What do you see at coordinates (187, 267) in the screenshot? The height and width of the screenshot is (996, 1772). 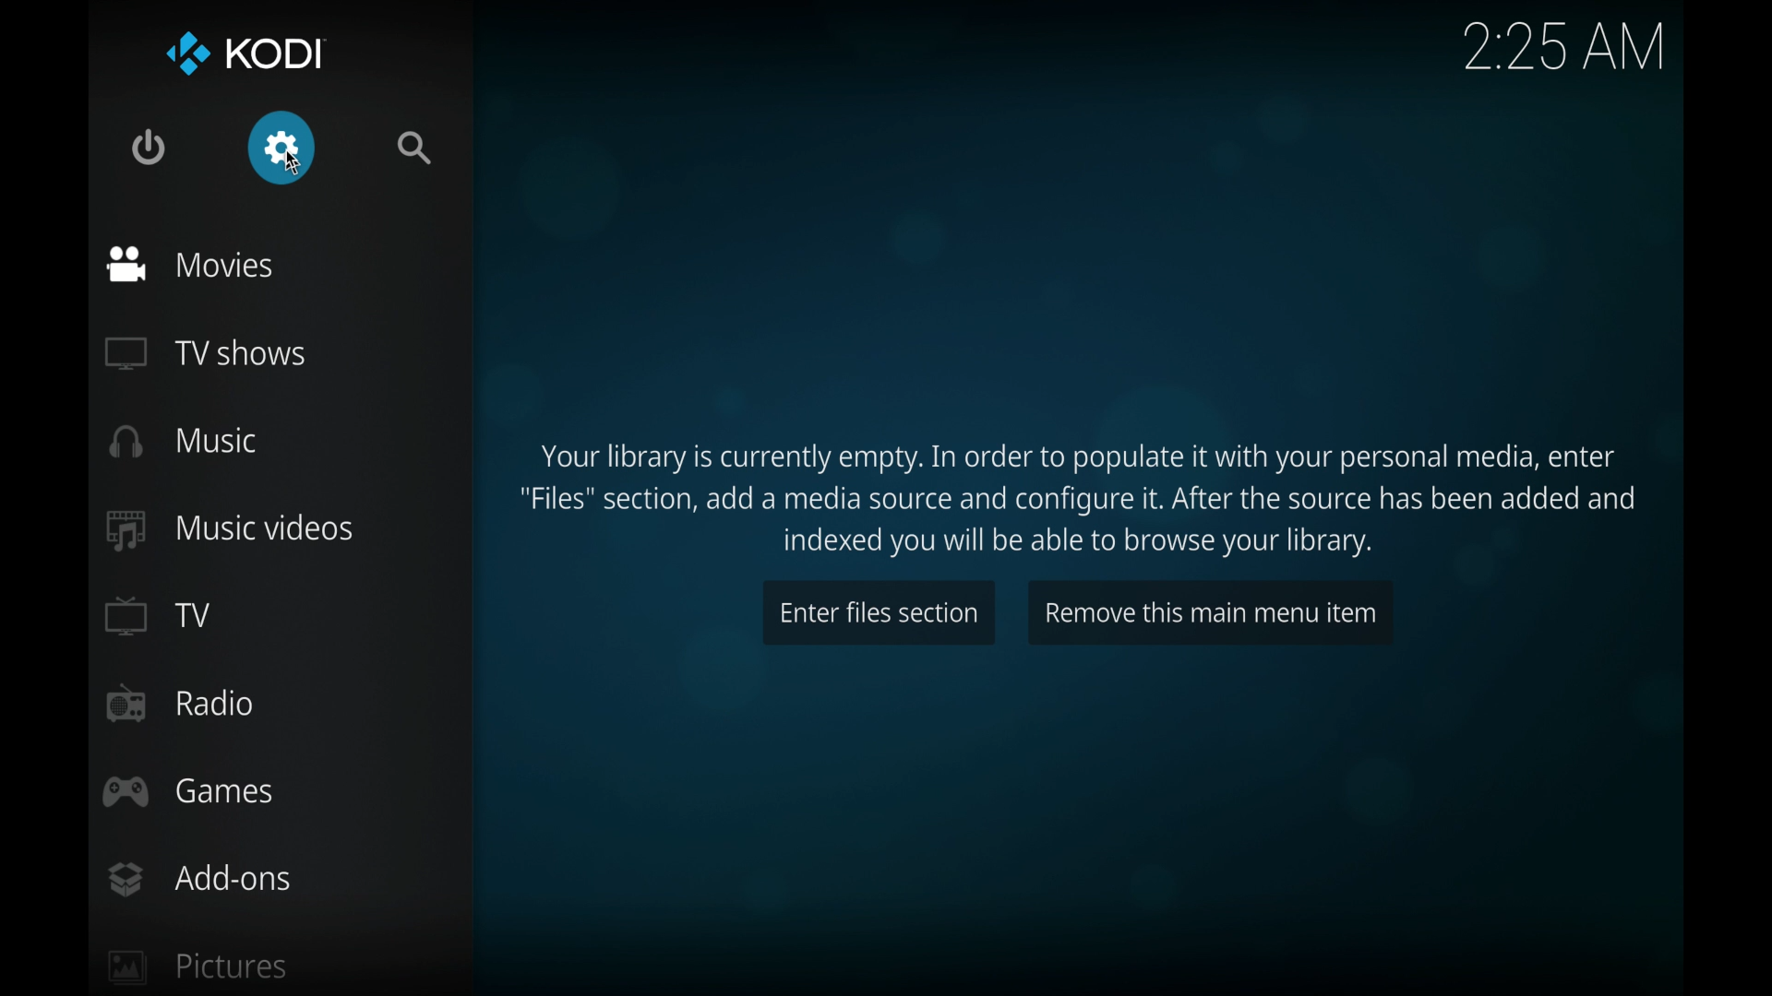 I see `movies` at bounding box center [187, 267].